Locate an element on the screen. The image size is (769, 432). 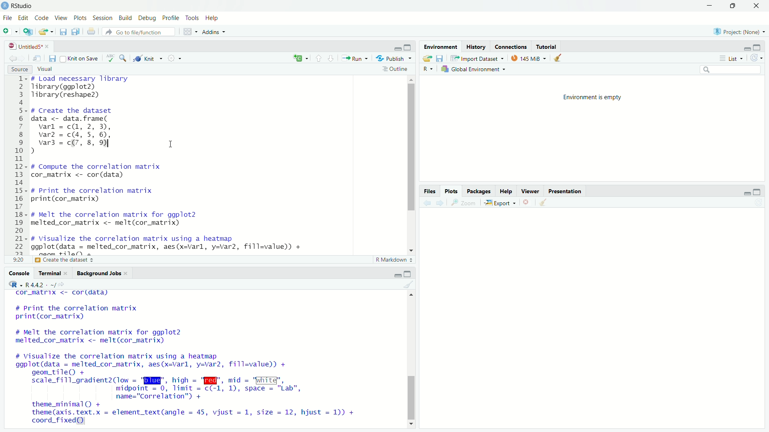
zoom is located at coordinates (465, 203).